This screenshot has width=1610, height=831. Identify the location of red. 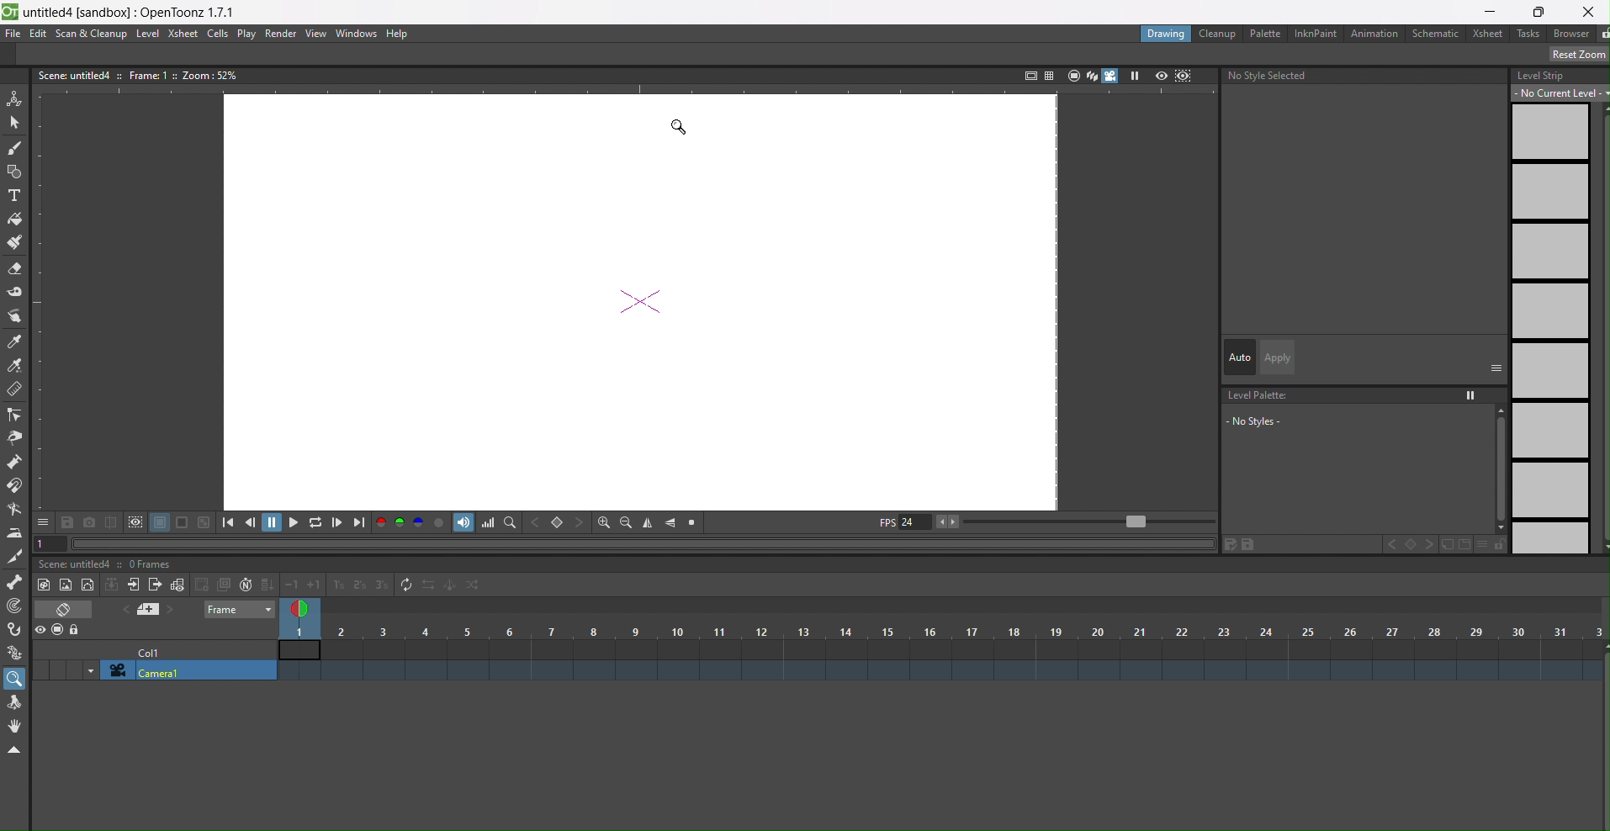
(381, 523).